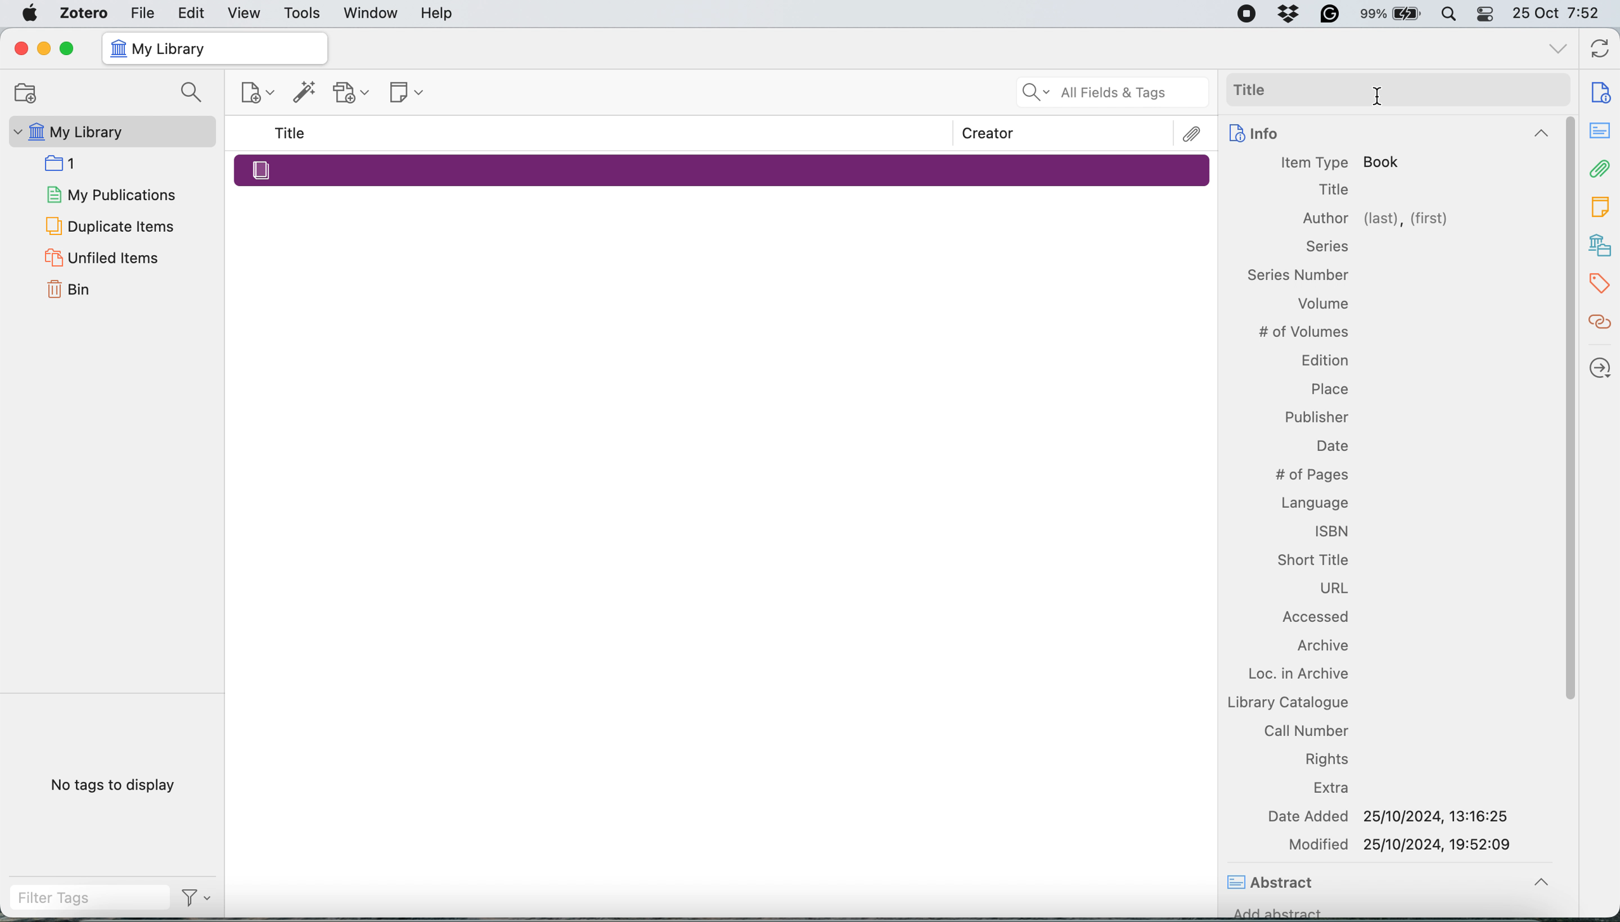 This screenshot has width=1620, height=922. Describe the element at coordinates (105, 257) in the screenshot. I see `Unfiled Items` at that location.